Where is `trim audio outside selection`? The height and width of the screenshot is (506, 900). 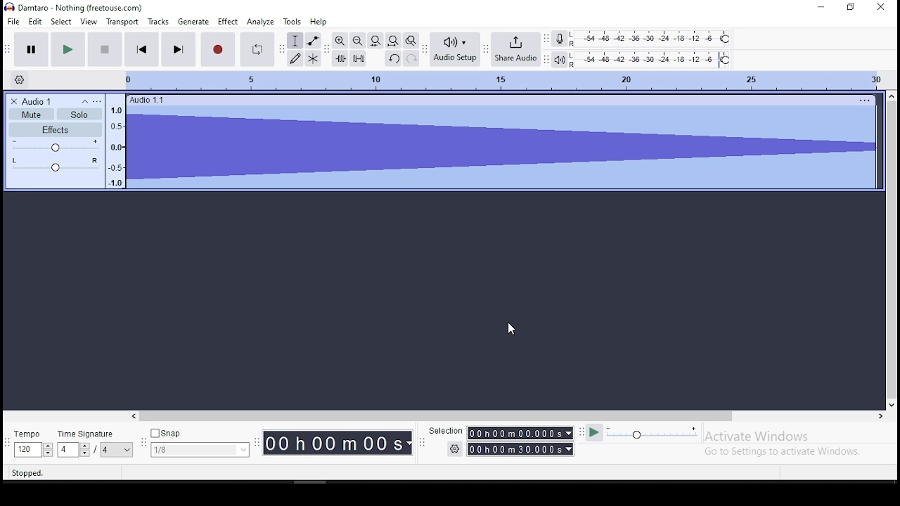 trim audio outside selection is located at coordinates (340, 58).